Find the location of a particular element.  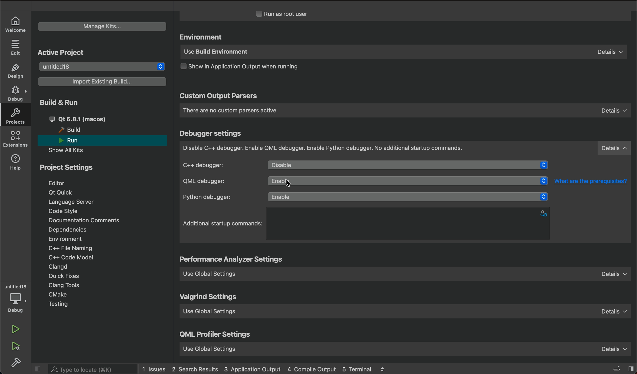

valgrind is located at coordinates (210, 298).